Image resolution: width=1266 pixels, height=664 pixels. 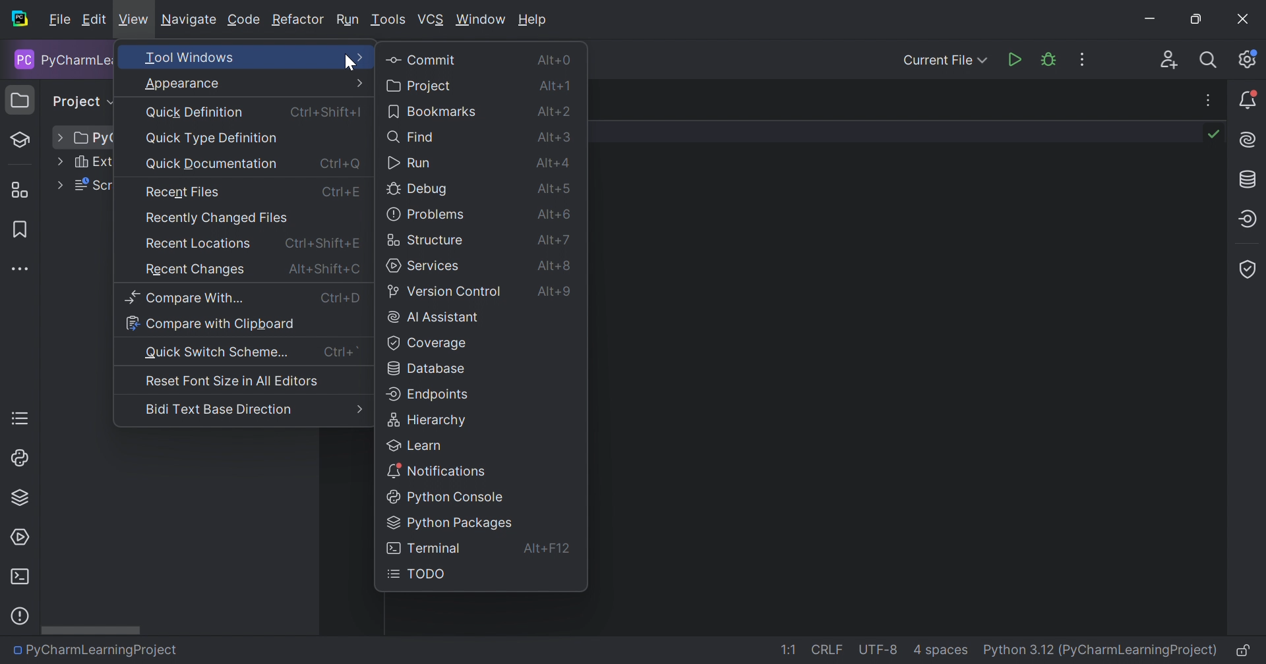 I want to click on Tools, so click(x=388, y=21).